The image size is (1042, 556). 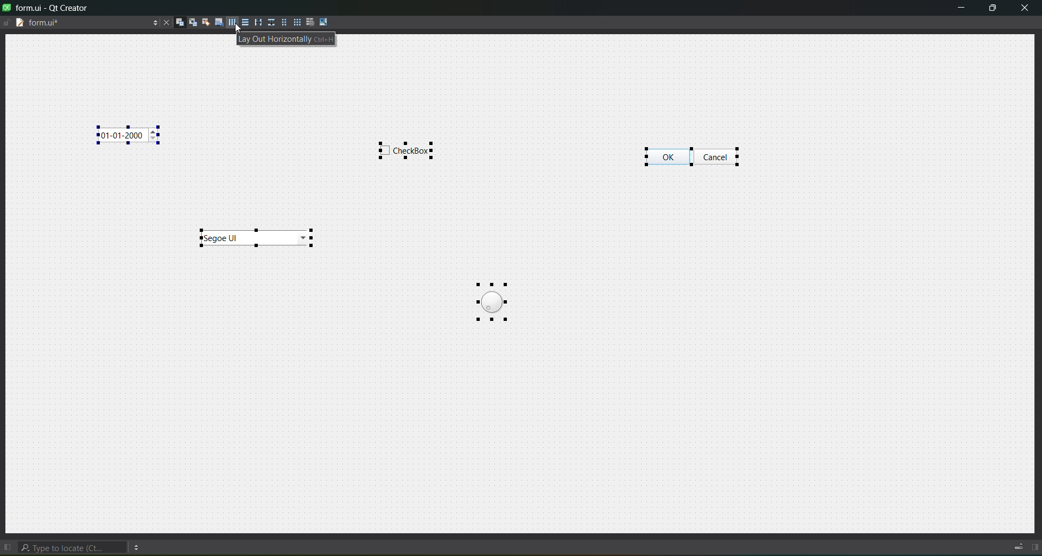 What do you see at coordinates (1028, 9) in the screenshot?
I see `close` at bounding box center [1028, 9].